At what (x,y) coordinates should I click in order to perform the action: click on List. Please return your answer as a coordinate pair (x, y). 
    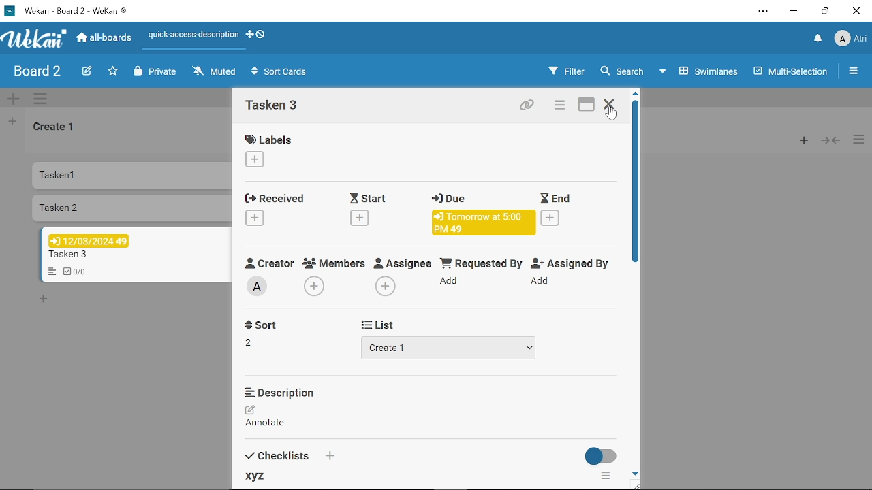
    Looking at the image, I should click on (382, 323).